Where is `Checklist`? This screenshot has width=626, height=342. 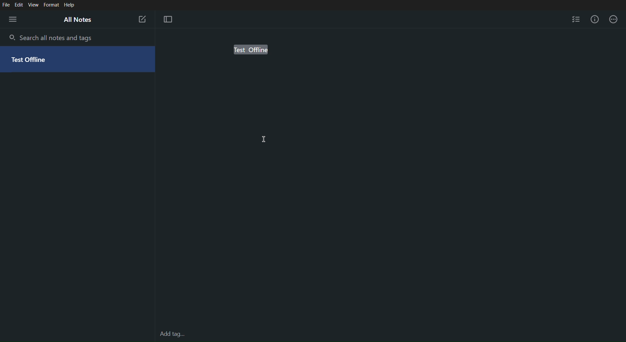 Checklist is located at coordinates (576, 20).